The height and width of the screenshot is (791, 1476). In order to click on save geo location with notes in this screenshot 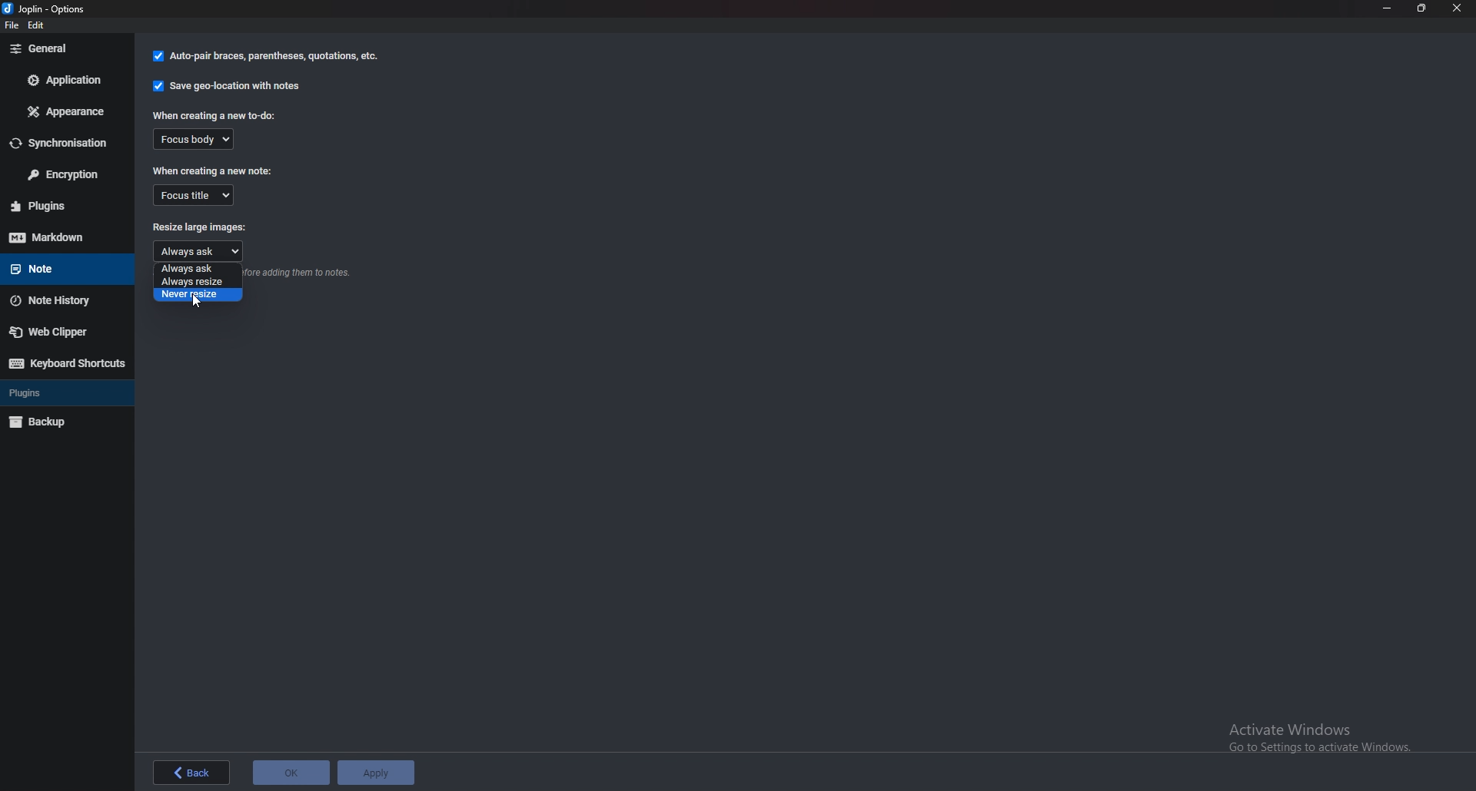, I will do `click(227, 88)`.